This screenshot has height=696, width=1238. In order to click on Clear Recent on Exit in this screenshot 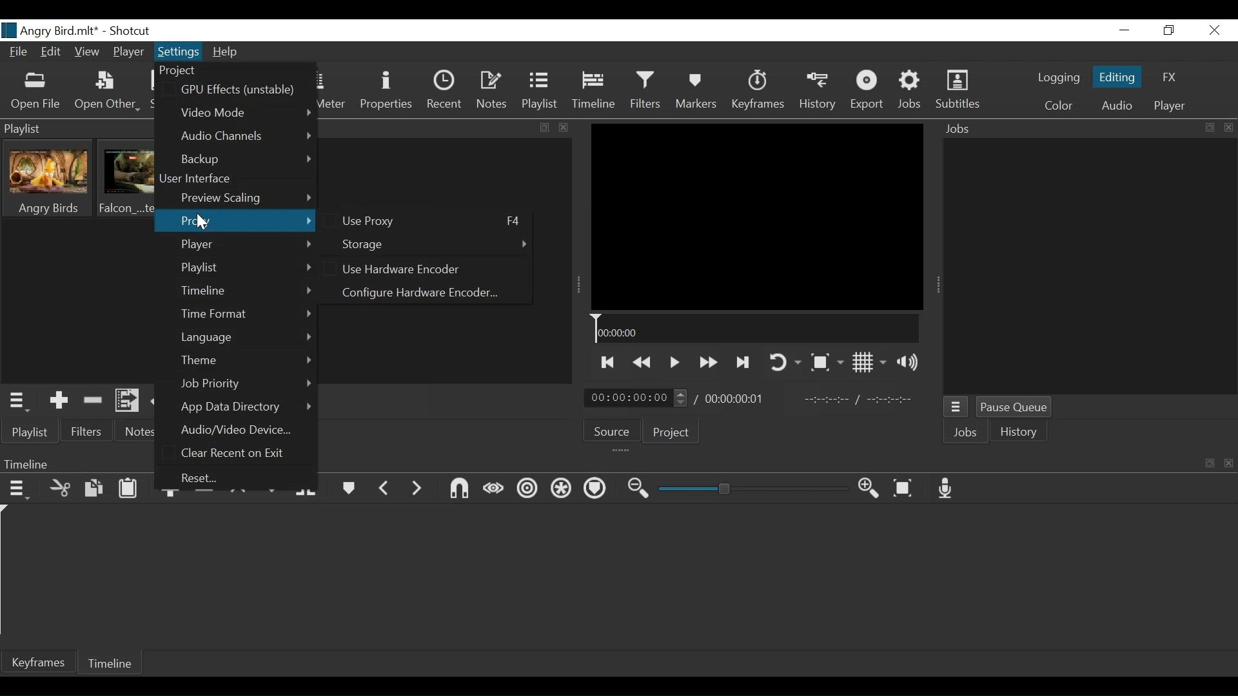, I will do `click(238, 454)`.